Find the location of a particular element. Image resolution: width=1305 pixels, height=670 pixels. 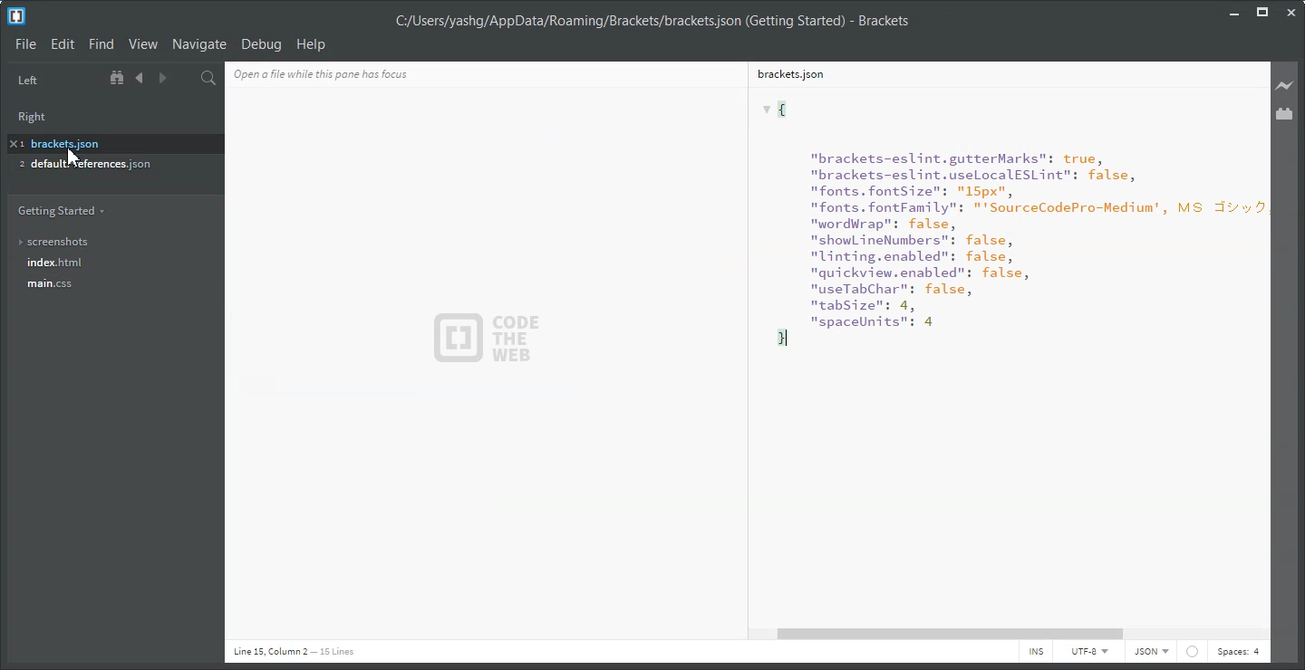

Find is located at coordinates (101, 44).